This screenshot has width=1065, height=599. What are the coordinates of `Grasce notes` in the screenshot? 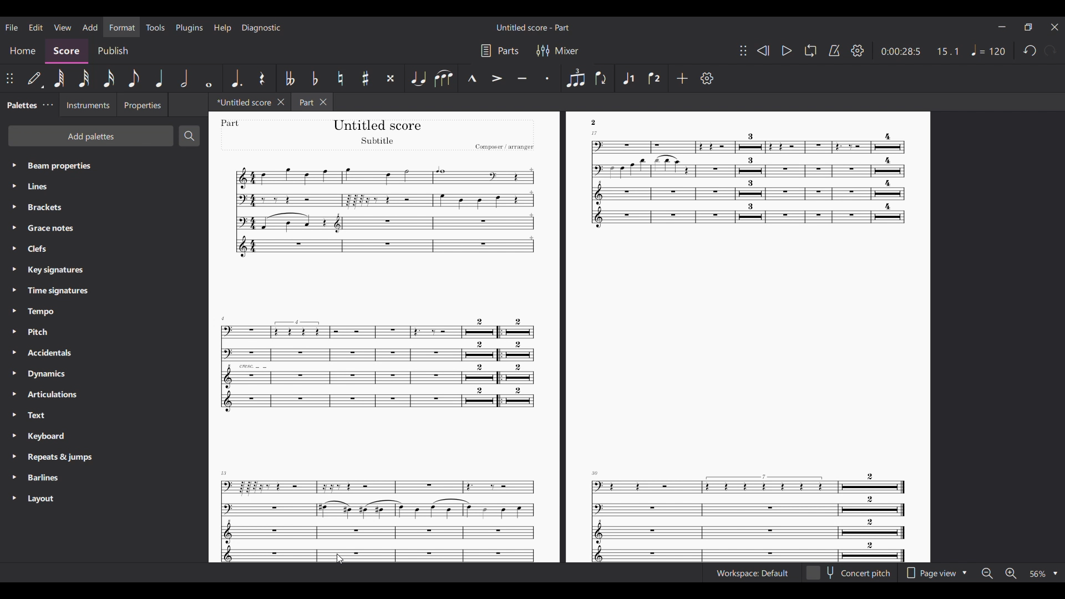 It's located at (54, 229).